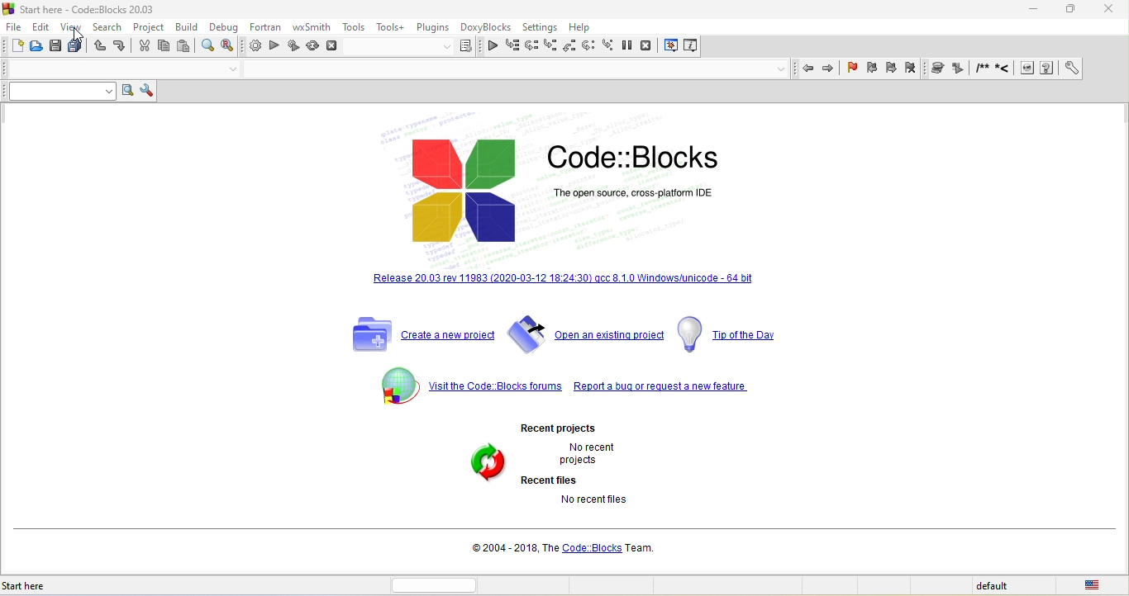 The height and width of the screenshot is (596, 1129). Describe the element at coordinates (607, 46) in the screenshot. I see `step into instruction` at that location.